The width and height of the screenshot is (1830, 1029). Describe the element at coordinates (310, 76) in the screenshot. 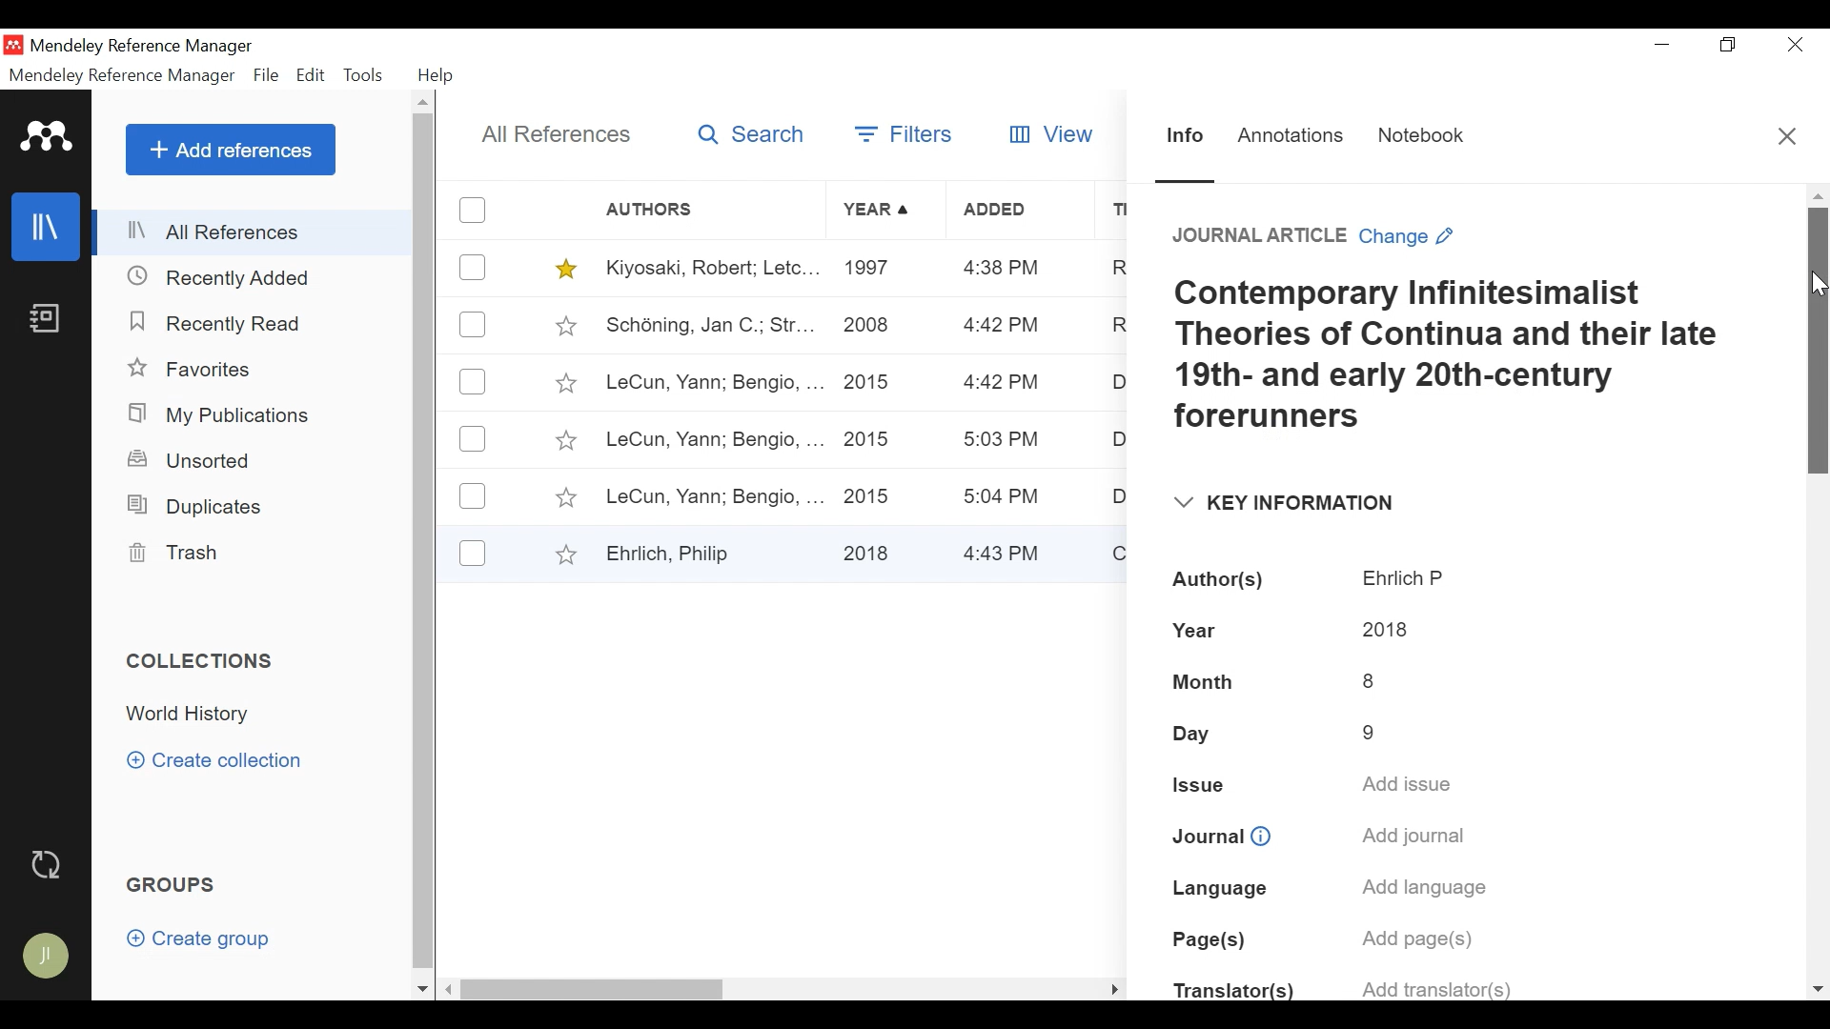

I see `Edit` at that location.